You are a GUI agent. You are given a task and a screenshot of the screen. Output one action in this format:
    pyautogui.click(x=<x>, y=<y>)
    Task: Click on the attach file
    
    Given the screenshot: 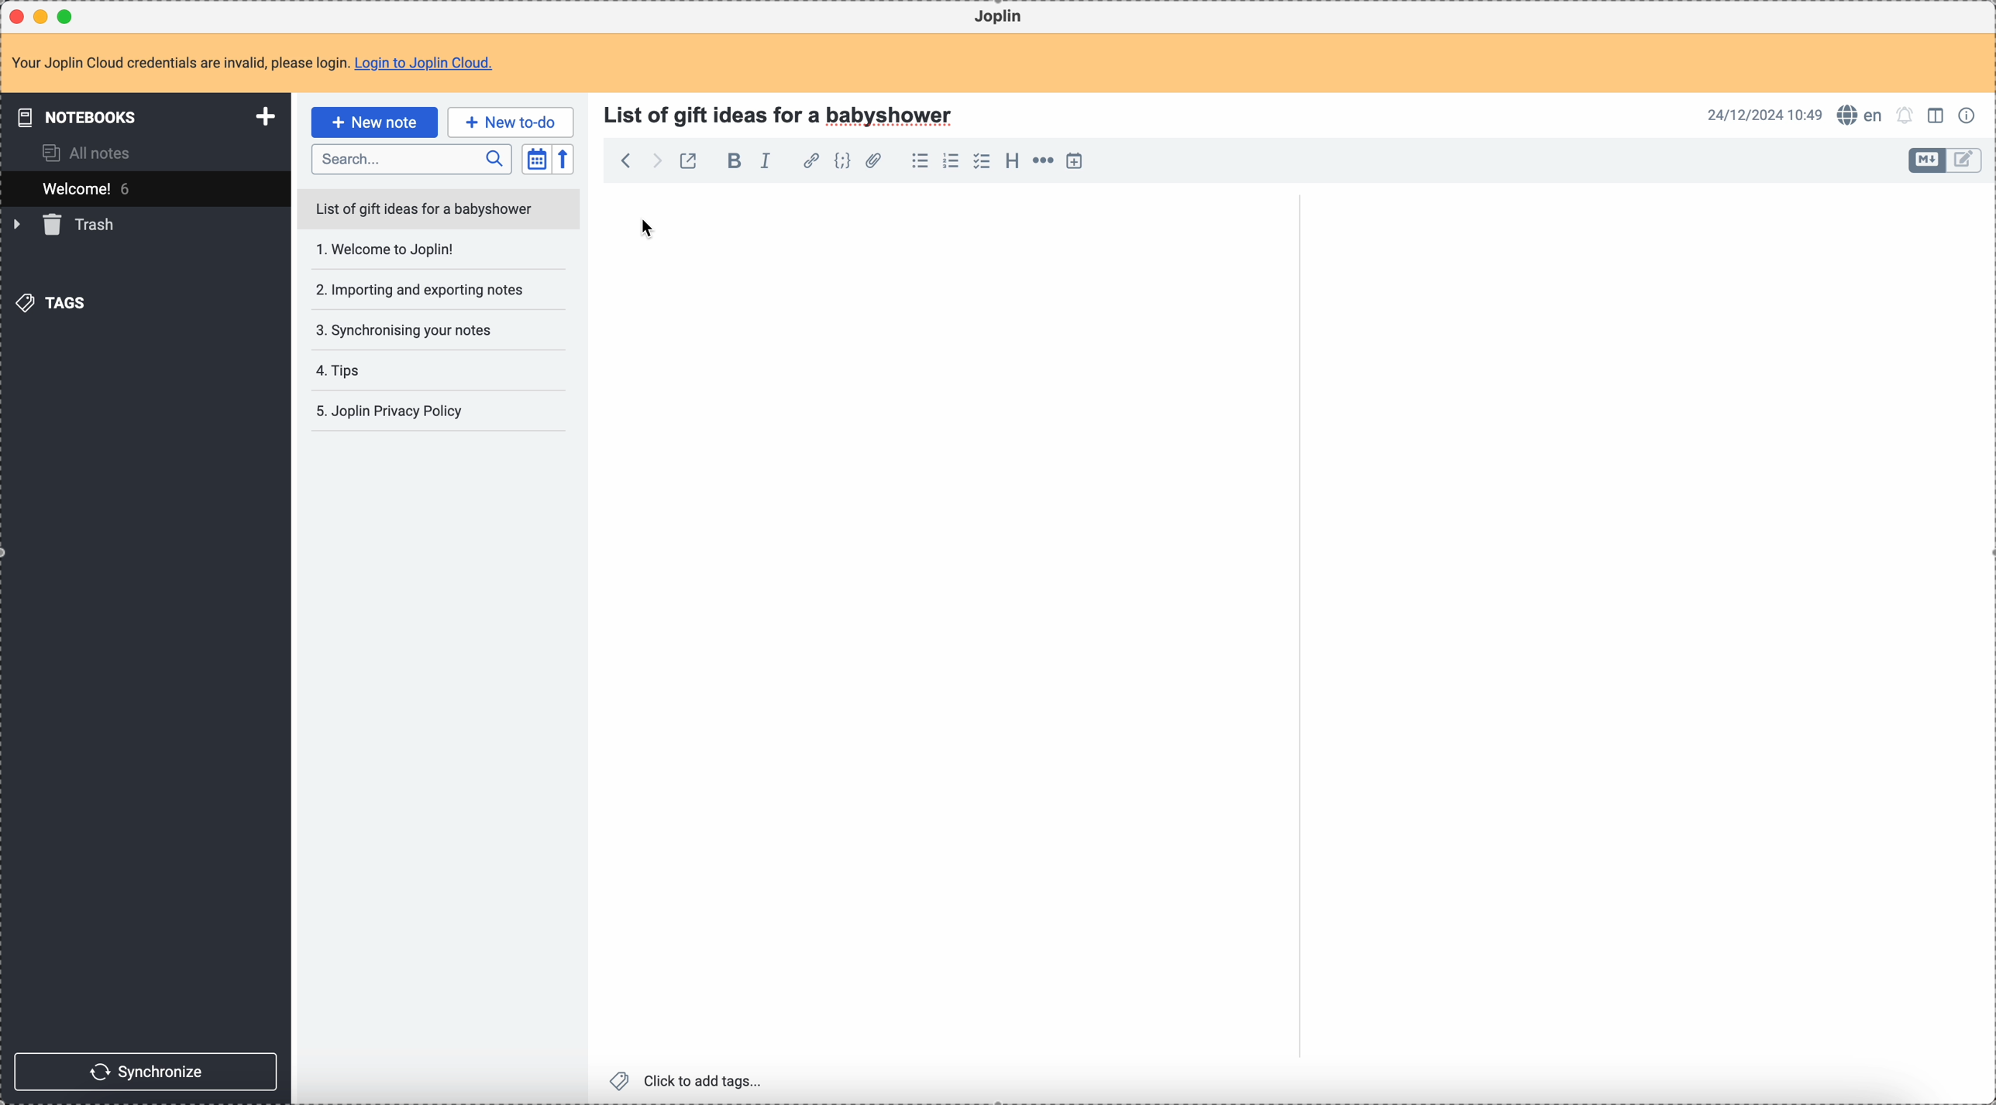 What is the action you would take?
    pyautogui.click(x=876, y=162)
    